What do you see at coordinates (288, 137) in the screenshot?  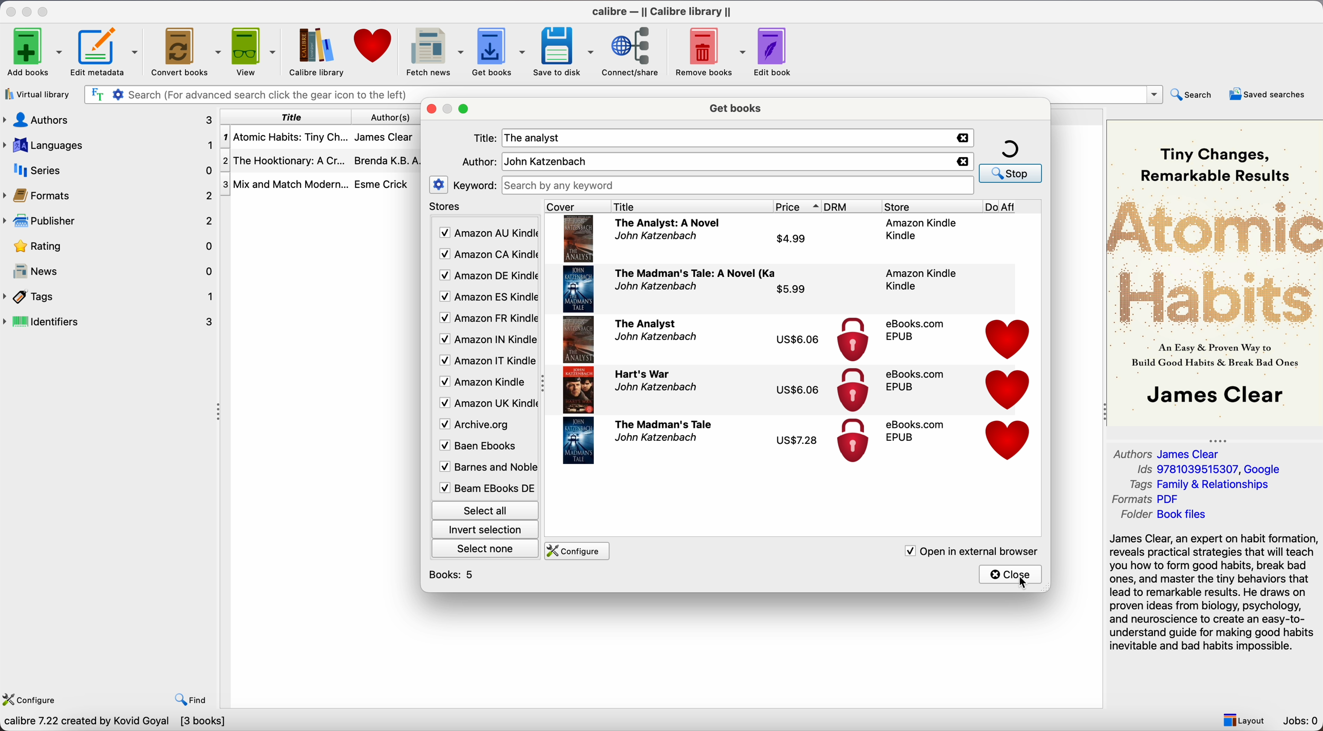 I see `Atomic Habits: Tiny Ch...` at bounding box center [288, 137].